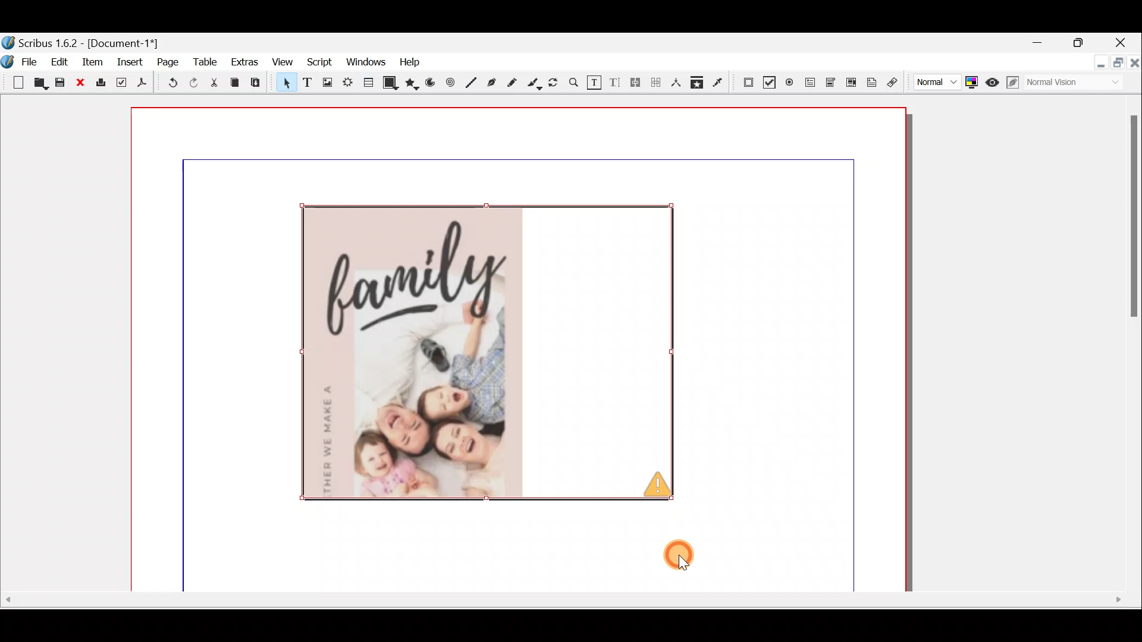 The image size is (1142, 642). What do you see at coordinates (1079, 84) in the screenshot?
I see `Visual appearance of display` at bounding box center [1079, 84].